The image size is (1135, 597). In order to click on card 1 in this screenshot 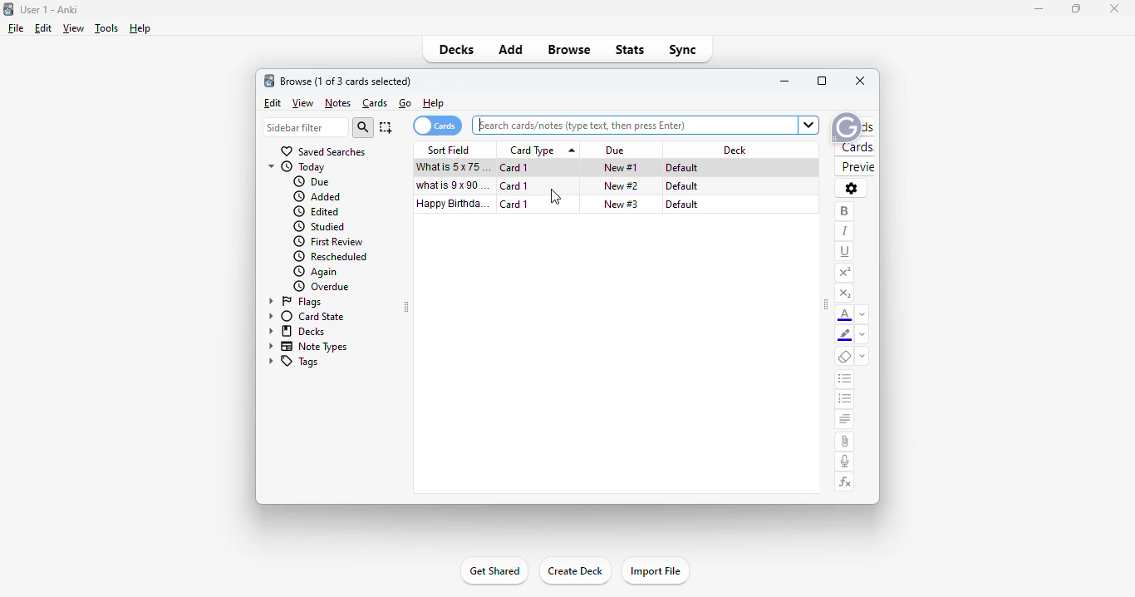, I will do `click(514, 205)`.